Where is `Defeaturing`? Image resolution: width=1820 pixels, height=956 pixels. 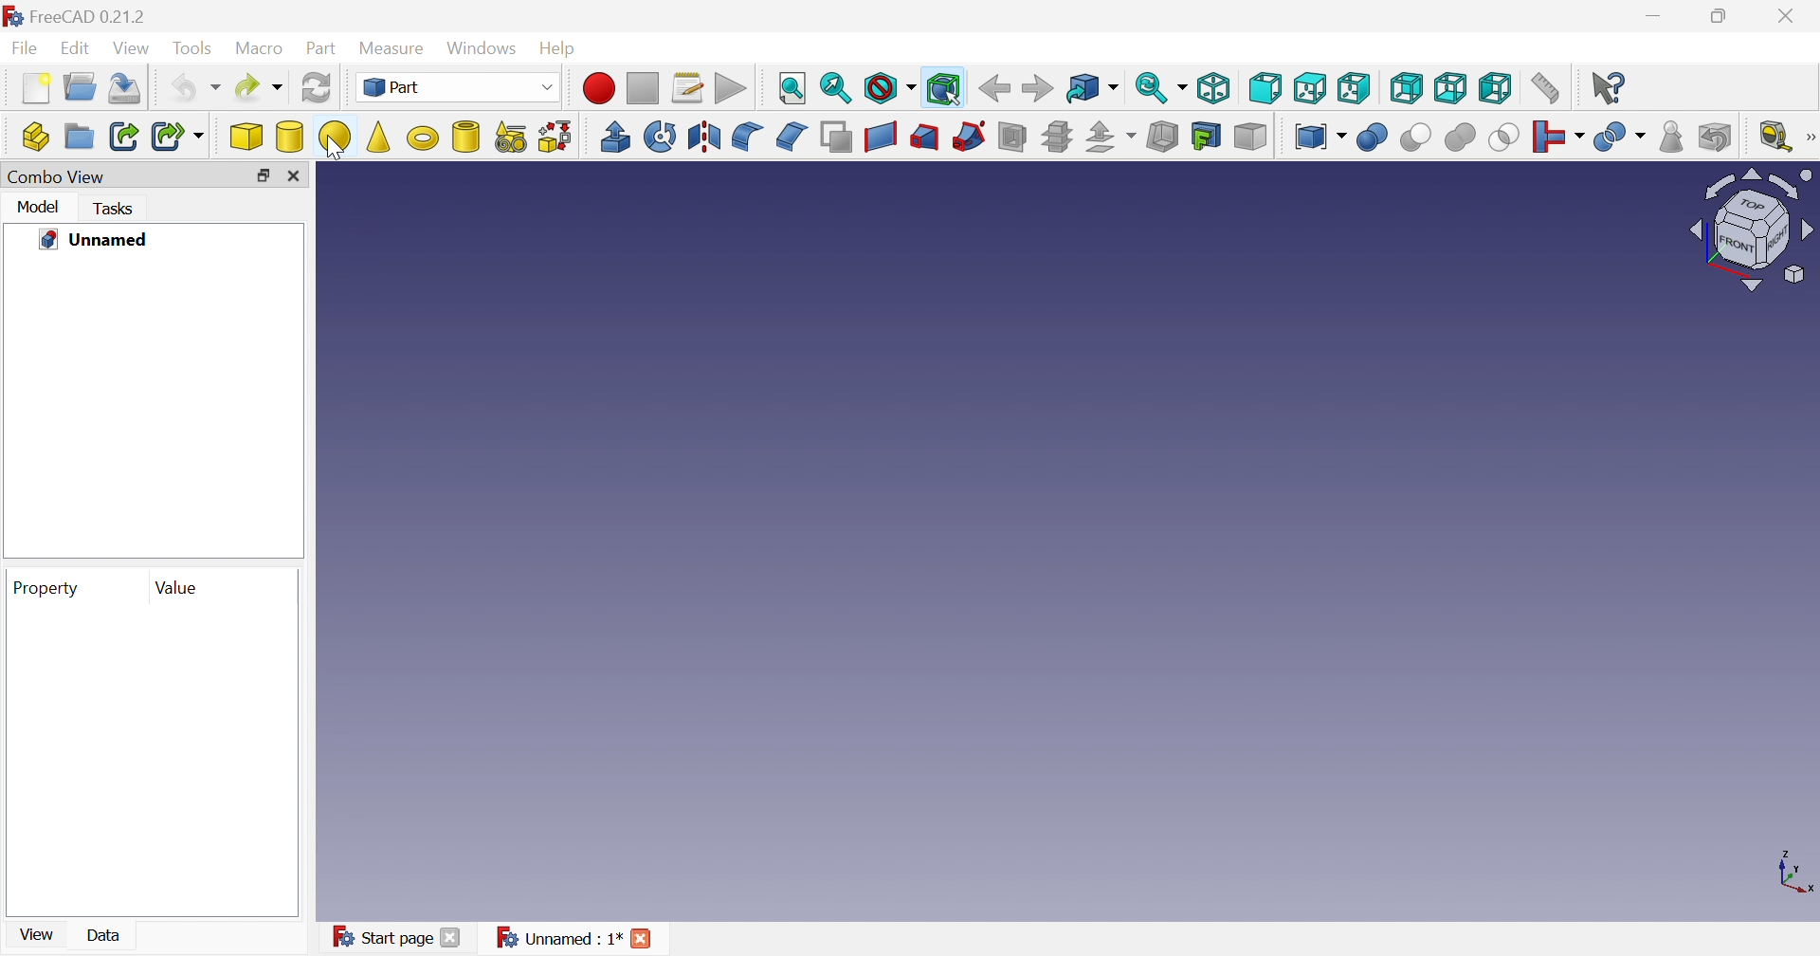
Defeaturing is located at coordinates (1717, 138).